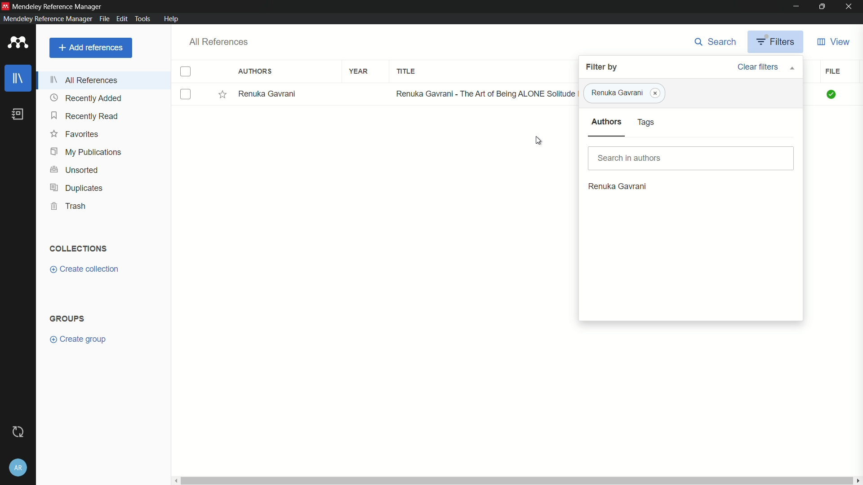  I want to click on Hands-on Machine Learning with Scikit-Learn, Keras, and TensorFlow Conce..., so click(485, 93).